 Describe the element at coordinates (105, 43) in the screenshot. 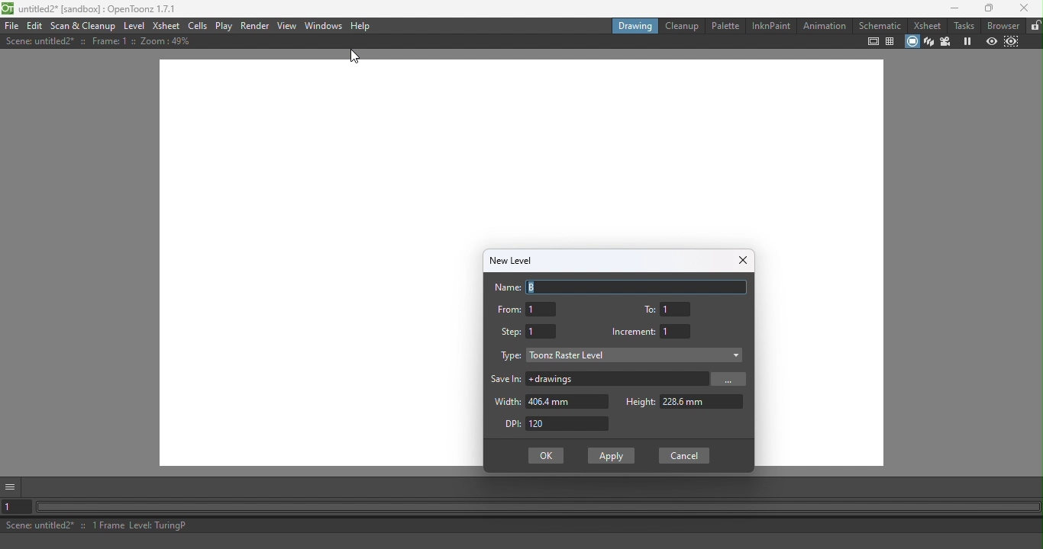

I see `Canvas details` at that location.